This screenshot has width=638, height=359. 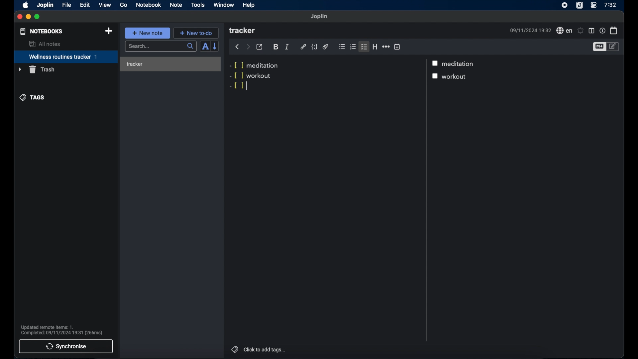 What do you see at coordinates (65, 57) in the screenshot?
I see `wellness routines tracker 1` at bounding box center [65, 57].